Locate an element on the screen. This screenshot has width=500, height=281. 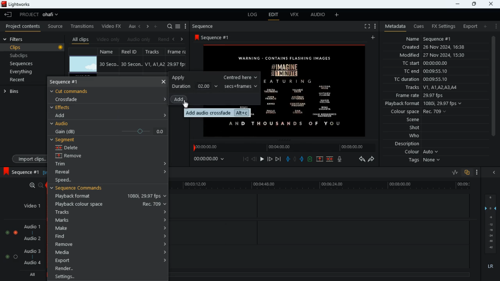
everything is located at coordinates (20, 72).